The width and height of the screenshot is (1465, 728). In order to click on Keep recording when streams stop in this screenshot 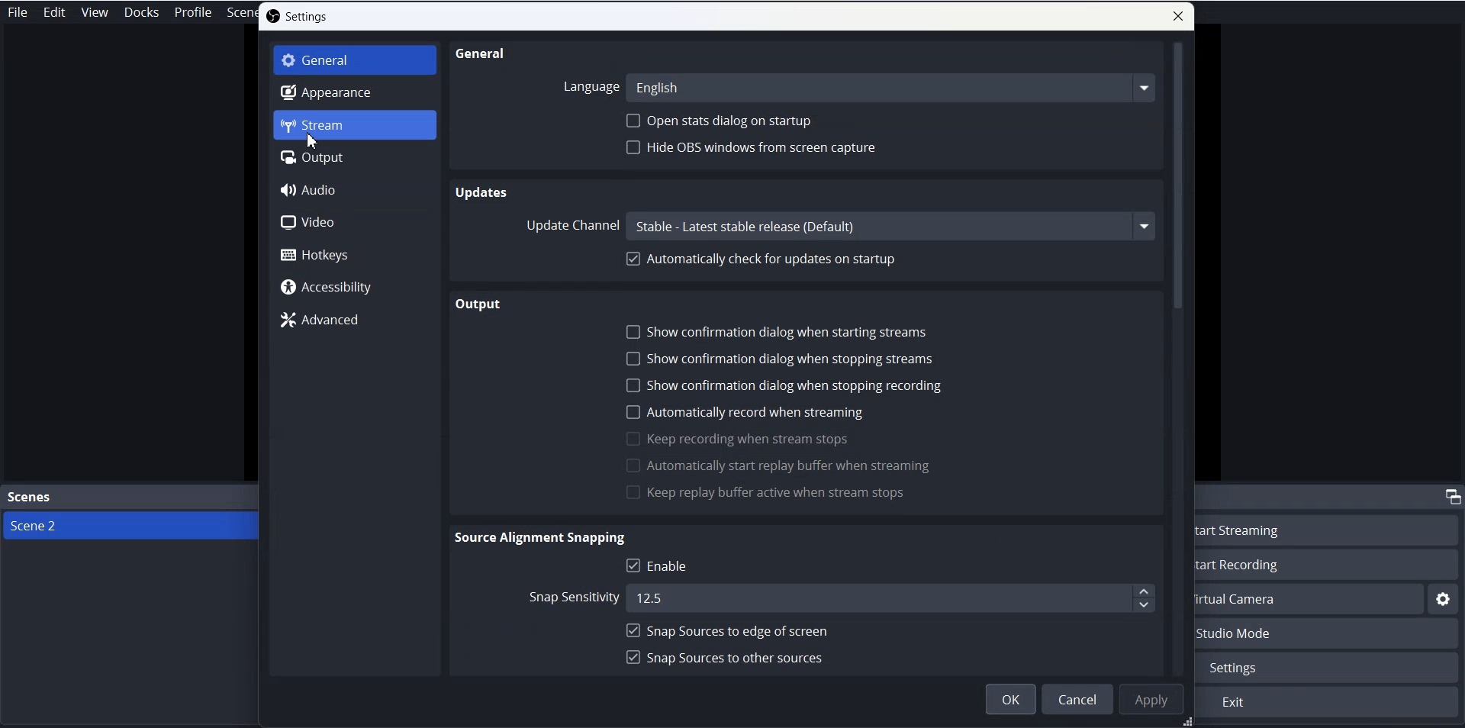, I will do `click(739, 438)`.